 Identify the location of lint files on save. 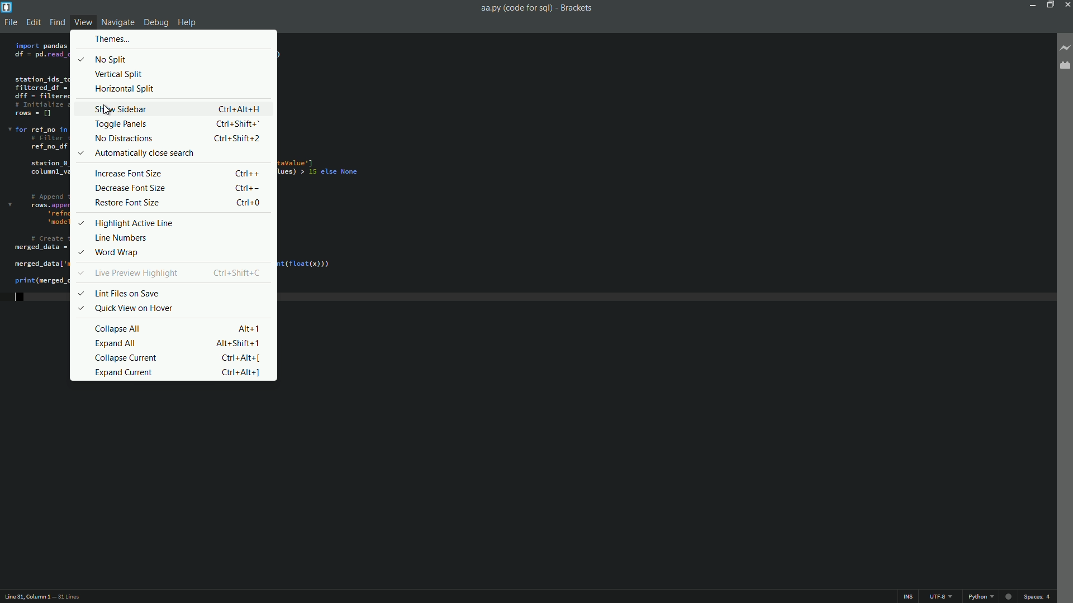
(119, 293).